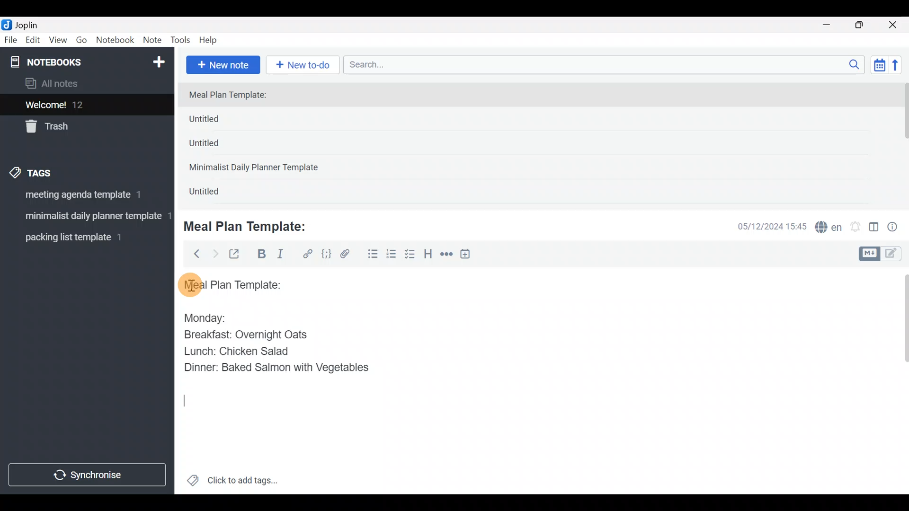  What do you see at coordinates (189, 284) in the screenshot?
I see `cursor` at bounding box center [189, 284].